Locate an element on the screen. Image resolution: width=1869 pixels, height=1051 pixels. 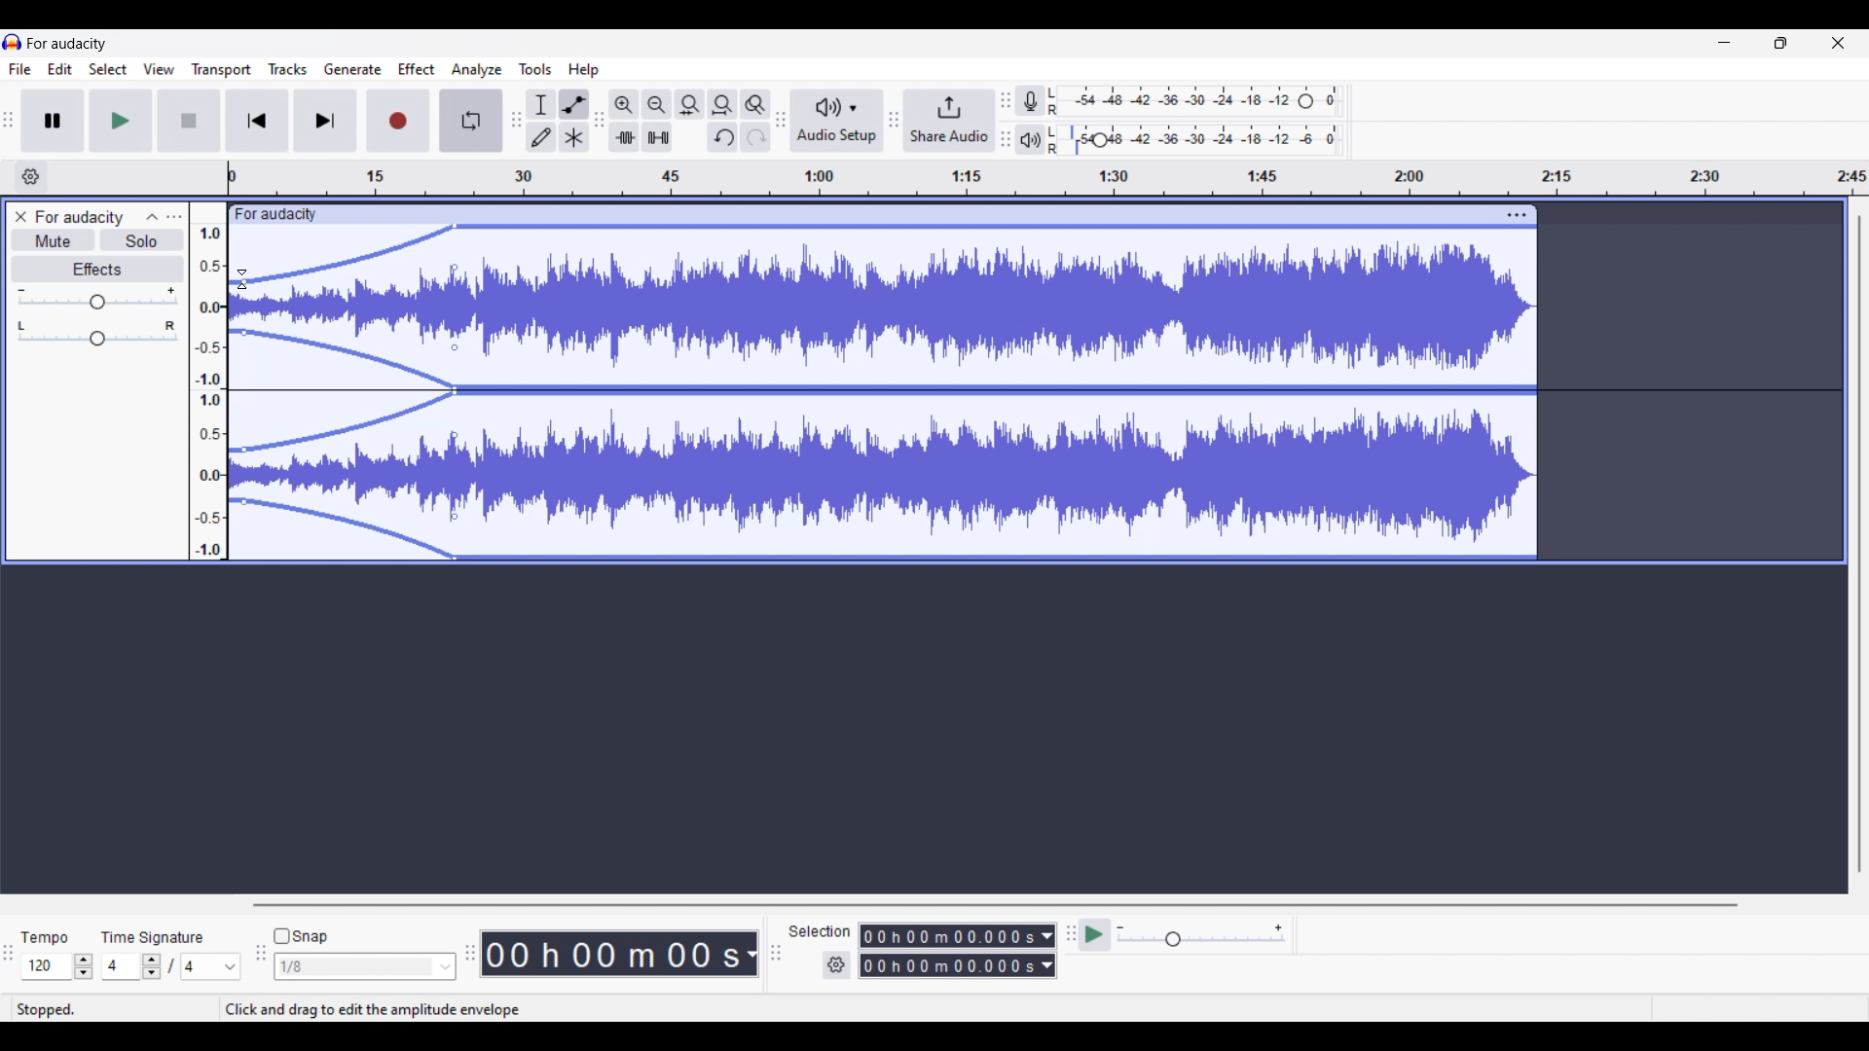
Horizontal slide bar is located at coordinates (994, 905).